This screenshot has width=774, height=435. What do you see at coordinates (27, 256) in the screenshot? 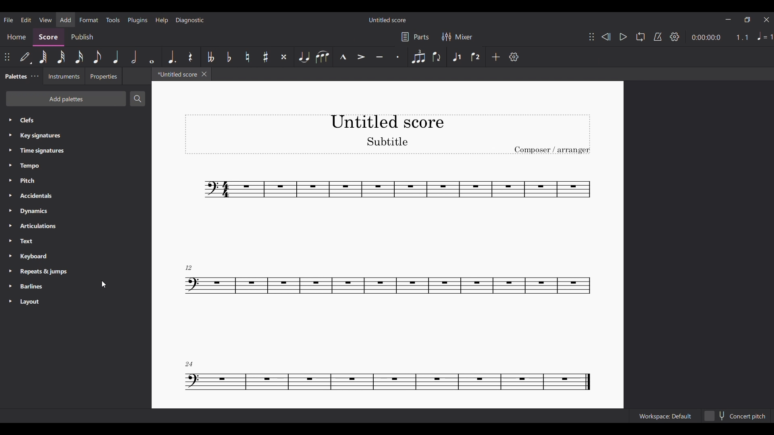
I see `Keyboard` at bounding box center [27, 256].